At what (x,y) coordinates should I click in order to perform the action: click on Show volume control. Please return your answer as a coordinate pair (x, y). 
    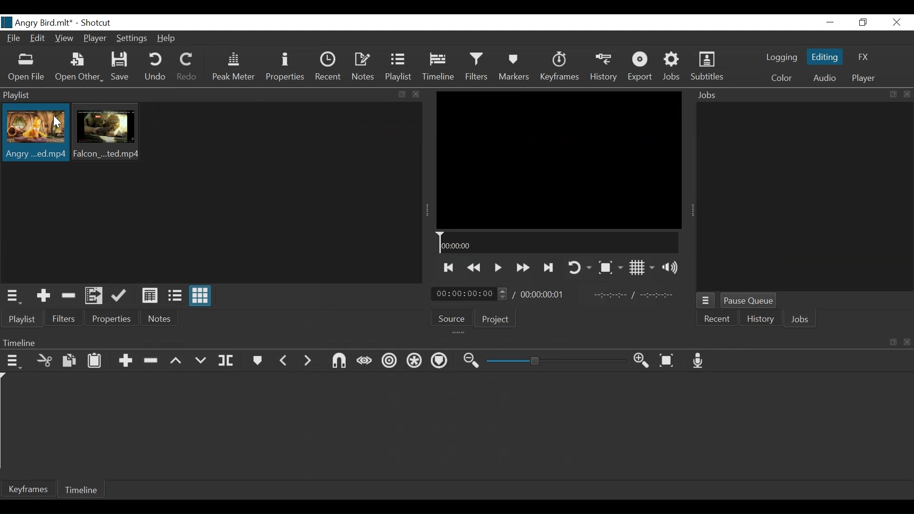
    Looking at the image, I should click on (672, 267).